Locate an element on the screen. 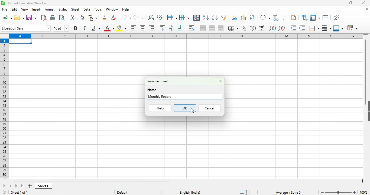 Image resolution: width=370 pixels, height=195 pixels. save is located at coordinates (31, 18).